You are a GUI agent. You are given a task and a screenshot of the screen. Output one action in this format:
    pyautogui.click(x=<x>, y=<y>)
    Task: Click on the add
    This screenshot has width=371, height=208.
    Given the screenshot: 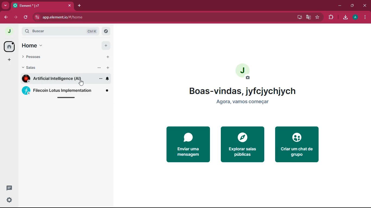 What is the action you would take?
    pyautogui.click(x=9, y=60)
    